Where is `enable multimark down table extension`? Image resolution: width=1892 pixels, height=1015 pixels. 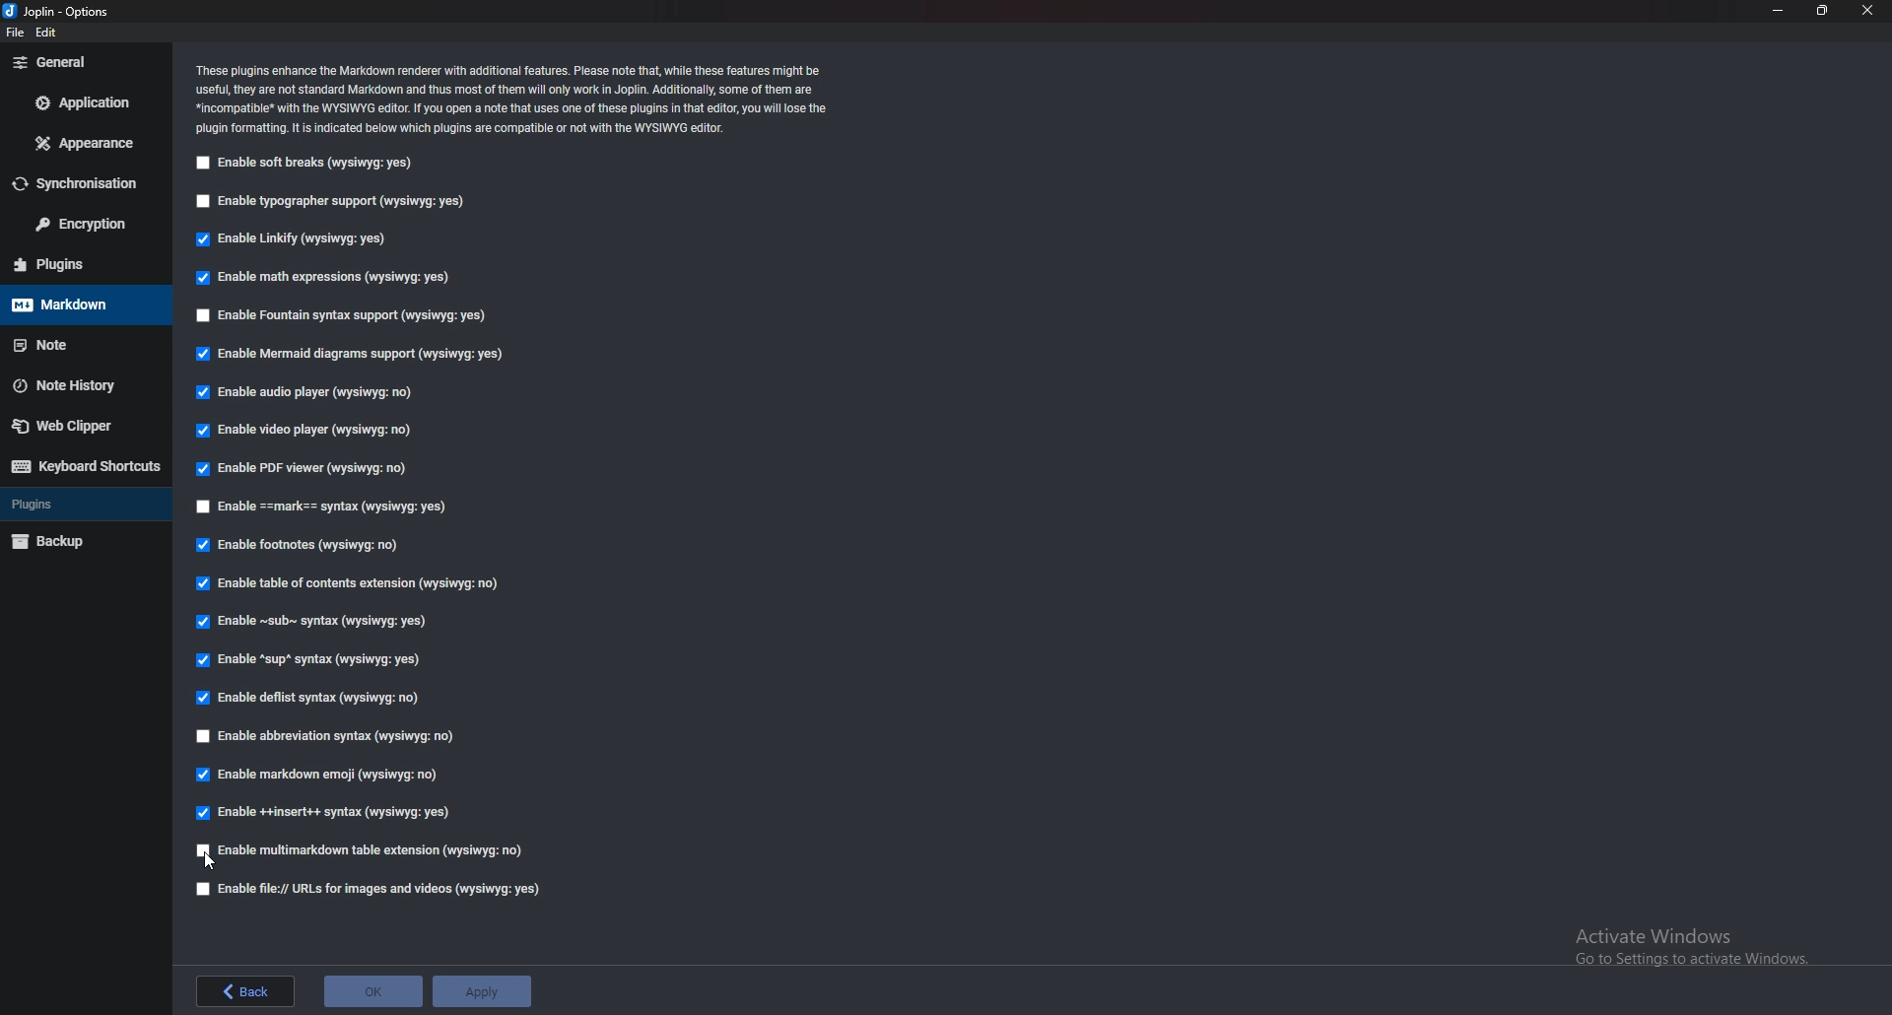 enable multimark down table extension is located at coordinates (364, 850).